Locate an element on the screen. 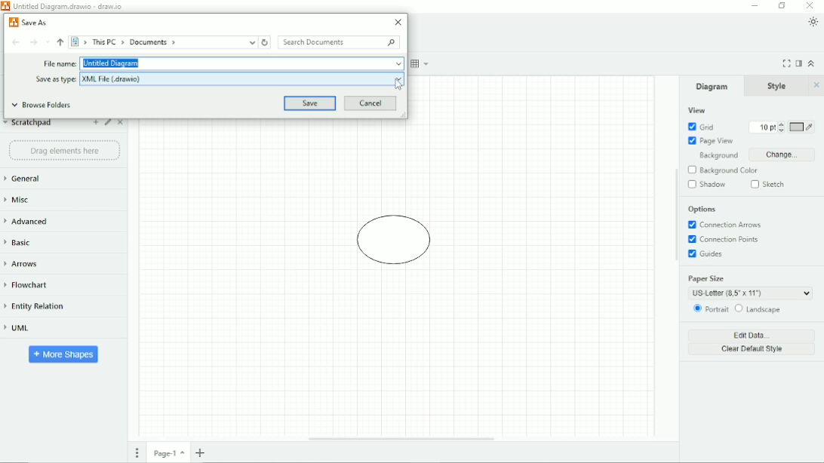 The width and height of the screenshot is (824, 463). Edit is located at coordinates (108, 123).